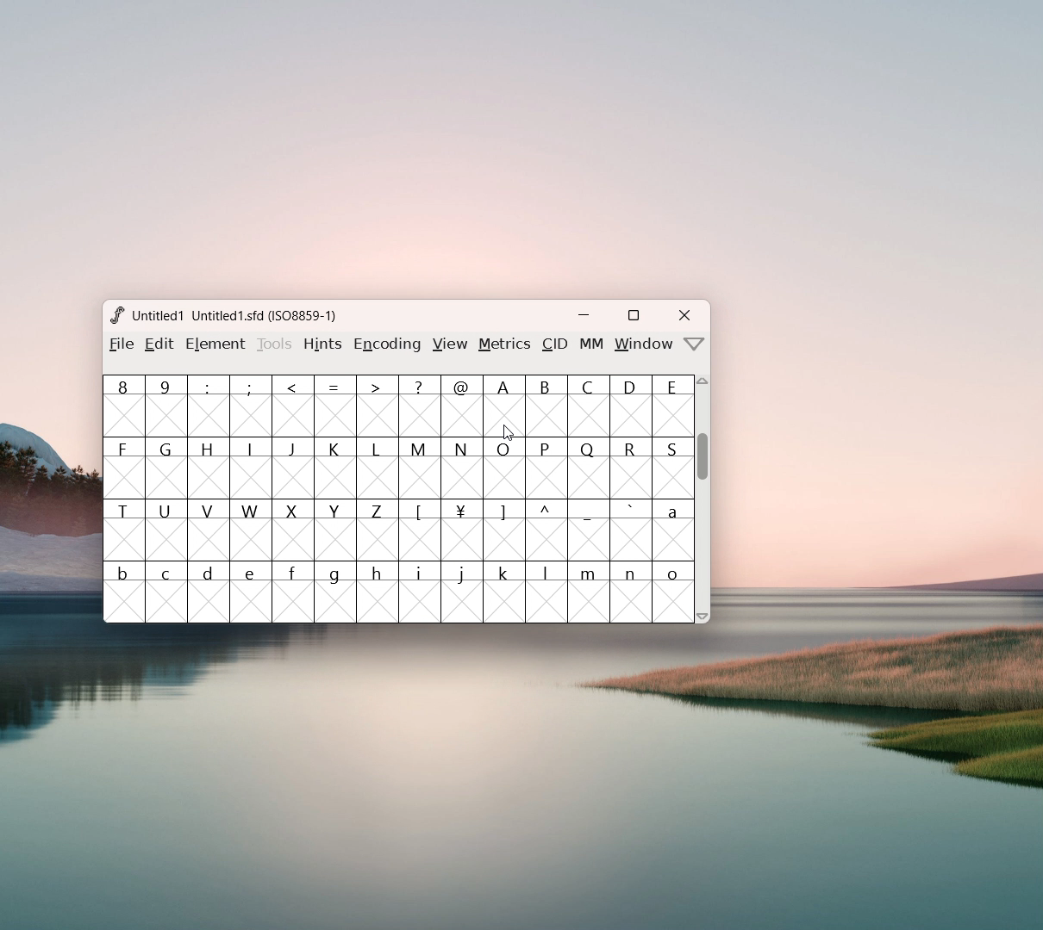 This screenshot has width=1043, height=930. Describe the element at coordinates (505, 468) in the screenshot. I see `O` at that location.